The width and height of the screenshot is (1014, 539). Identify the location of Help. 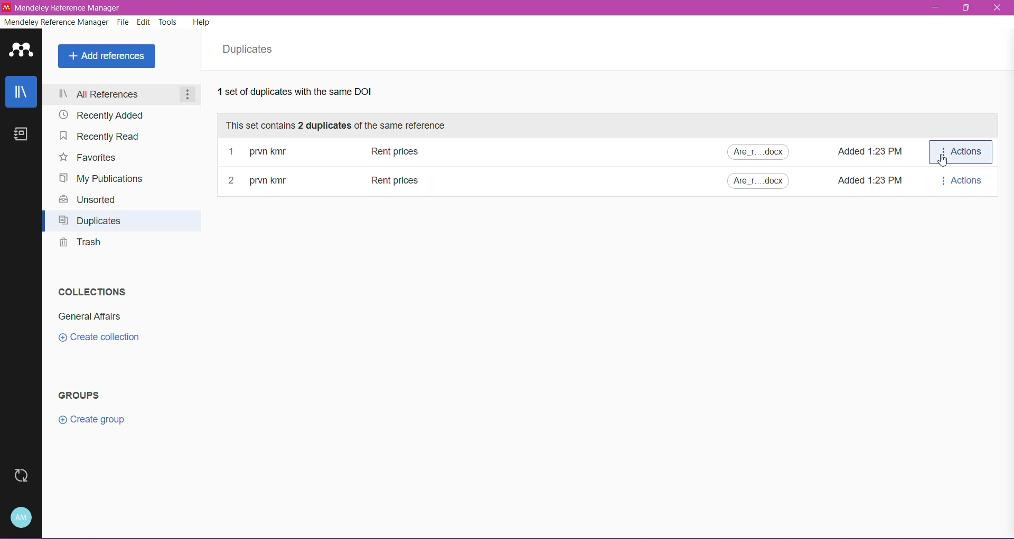
(203, 24).